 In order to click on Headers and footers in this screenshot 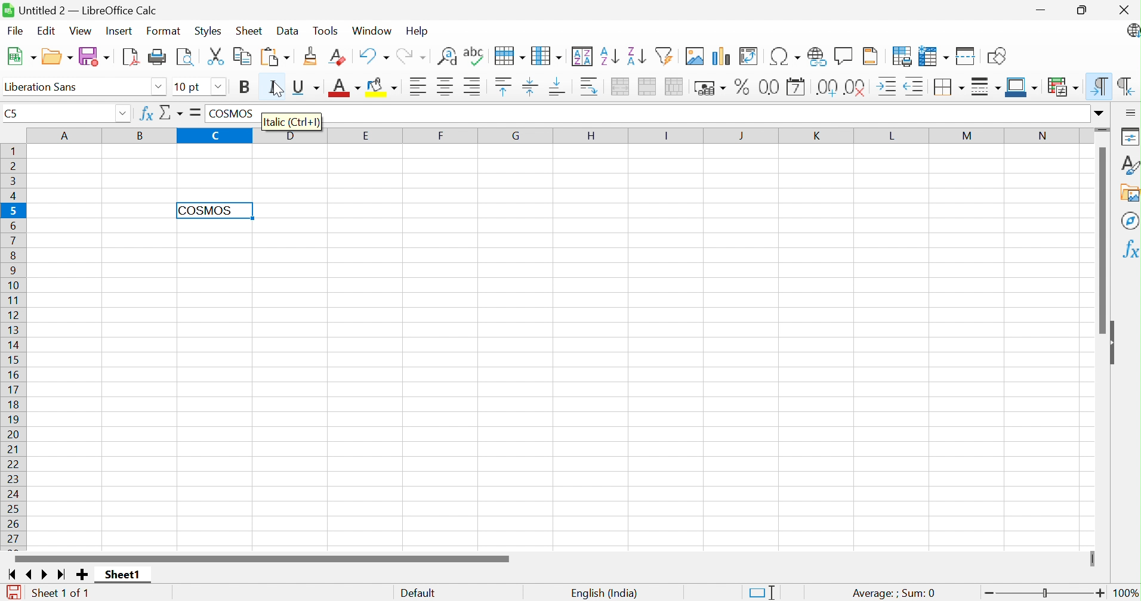, I will do `click(870, 57)`.